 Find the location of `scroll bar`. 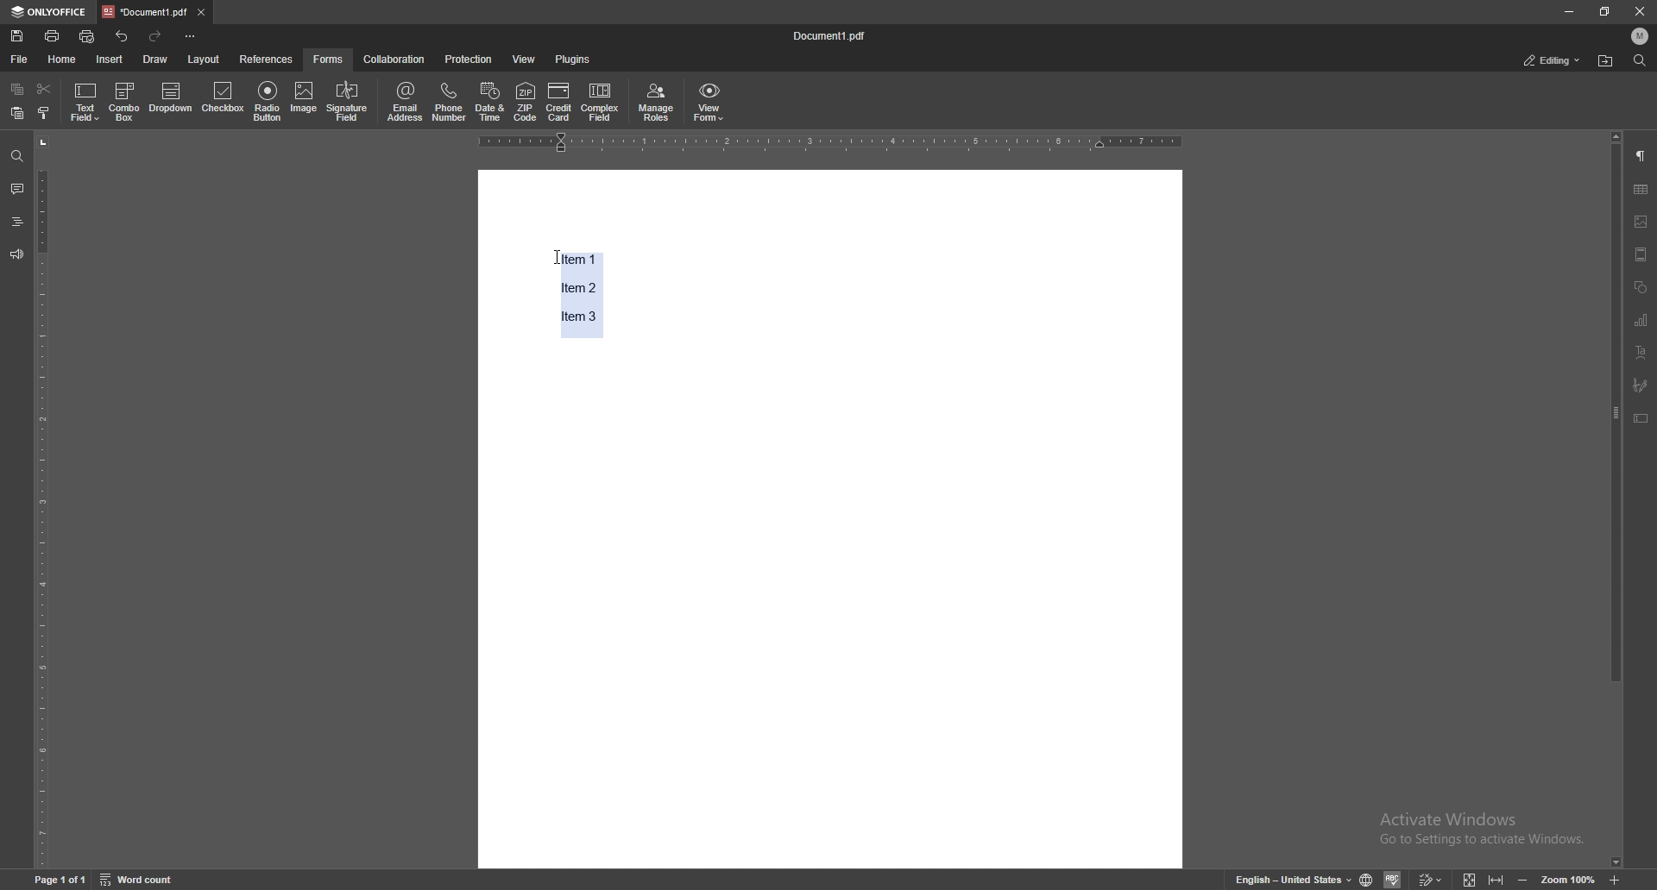

scroll bar is located at coordinates (1616, 499).